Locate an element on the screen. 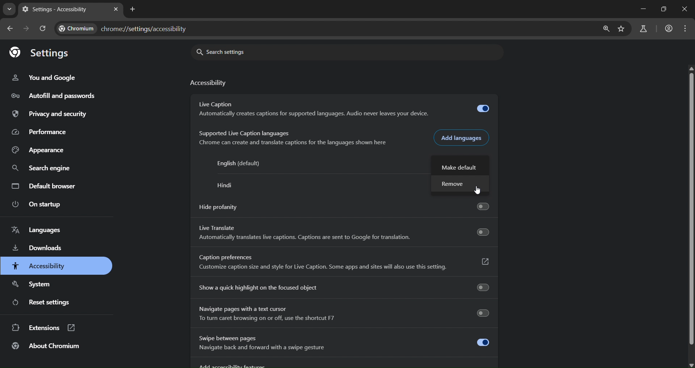 The height and width of the screenshot is (368, 695). performance is located at coordinates (43, 132).